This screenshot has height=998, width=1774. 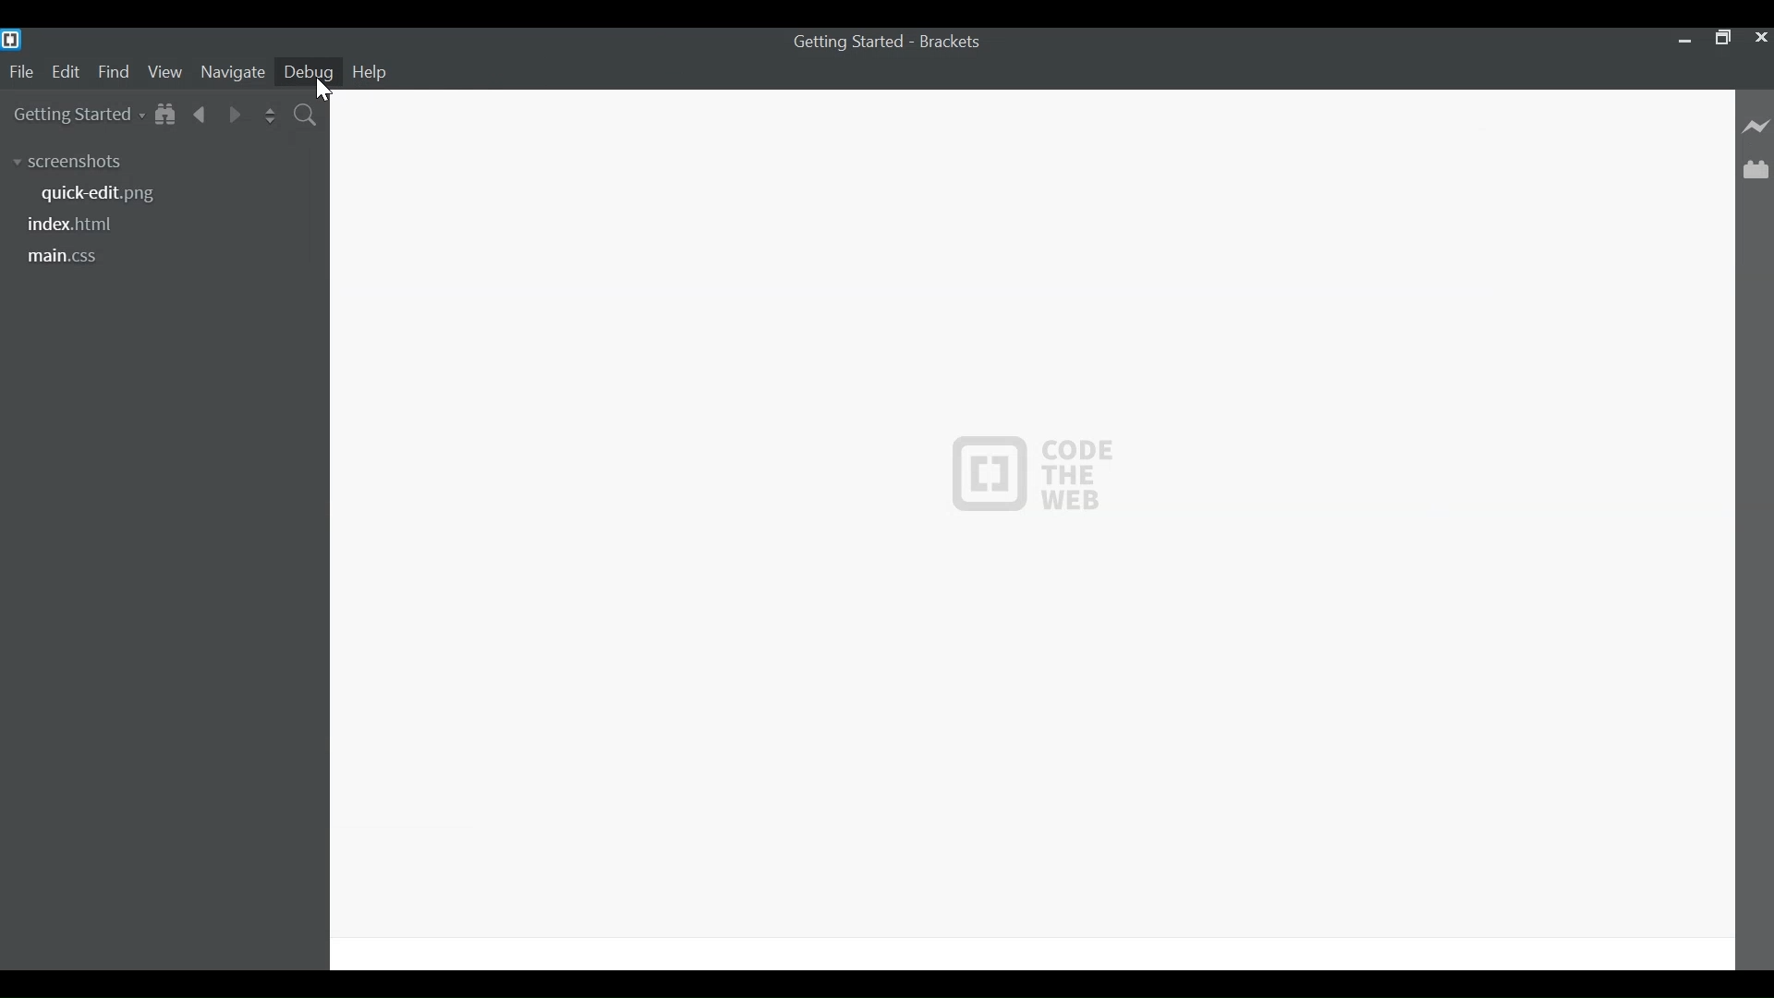 What do you see at coordinates (200, 114) in the screenshot?
I see `Navigate Back` at bounding box center [200, 114].